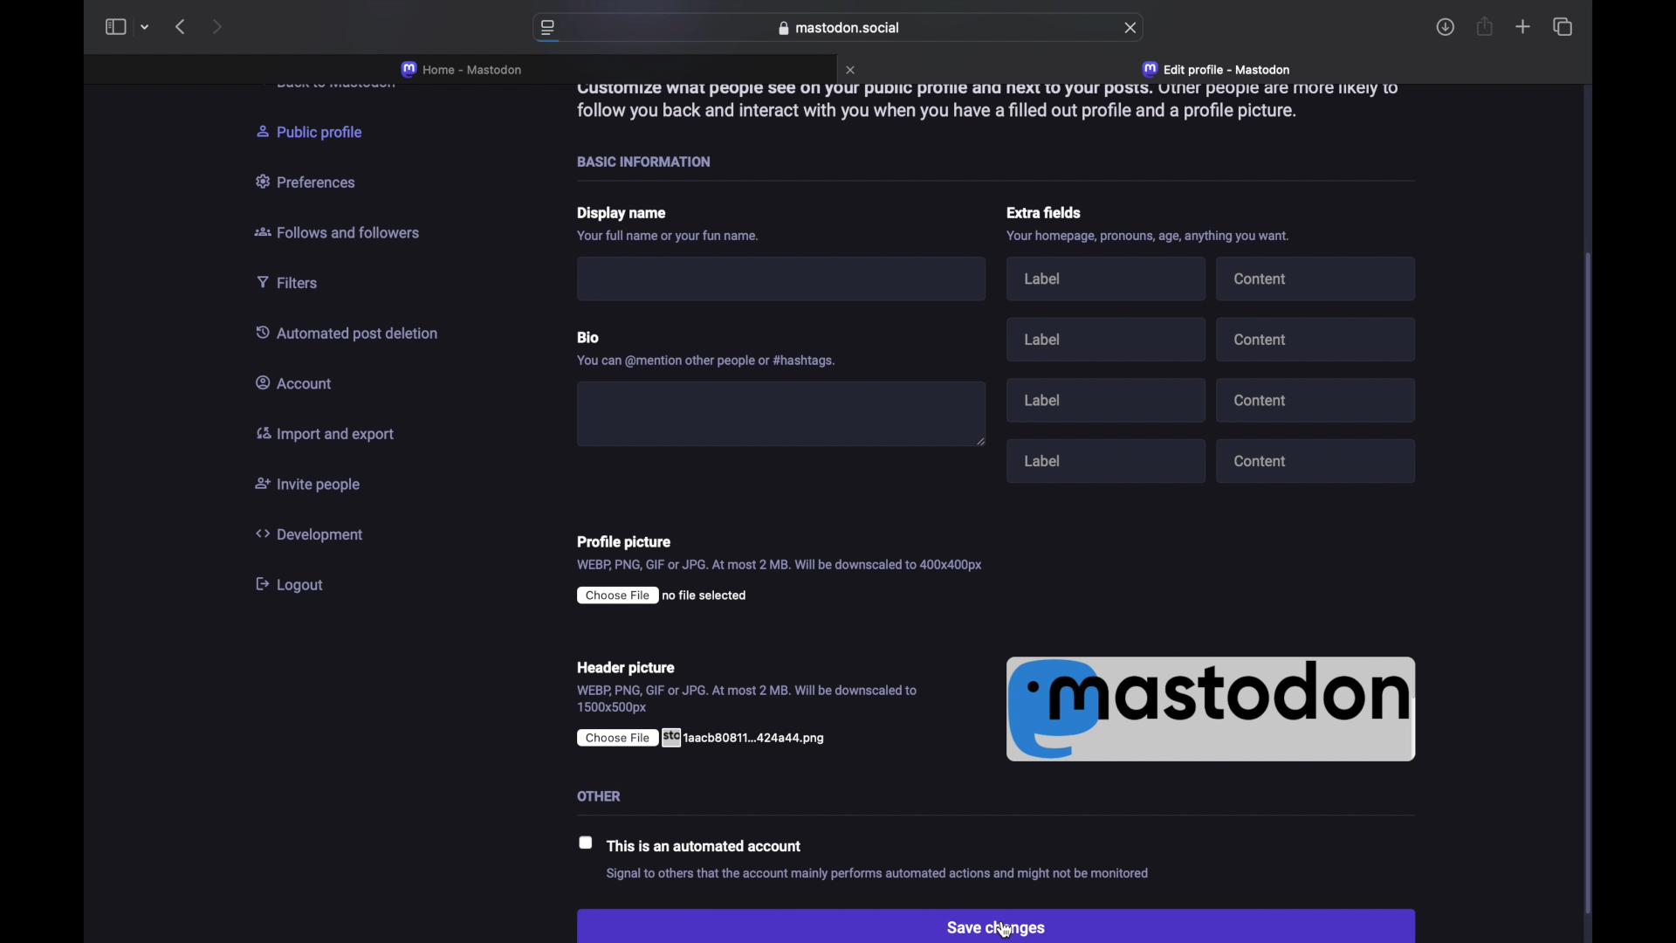 The image size is (1676, 943). I want to click on Profile picture, so click(630, 543).